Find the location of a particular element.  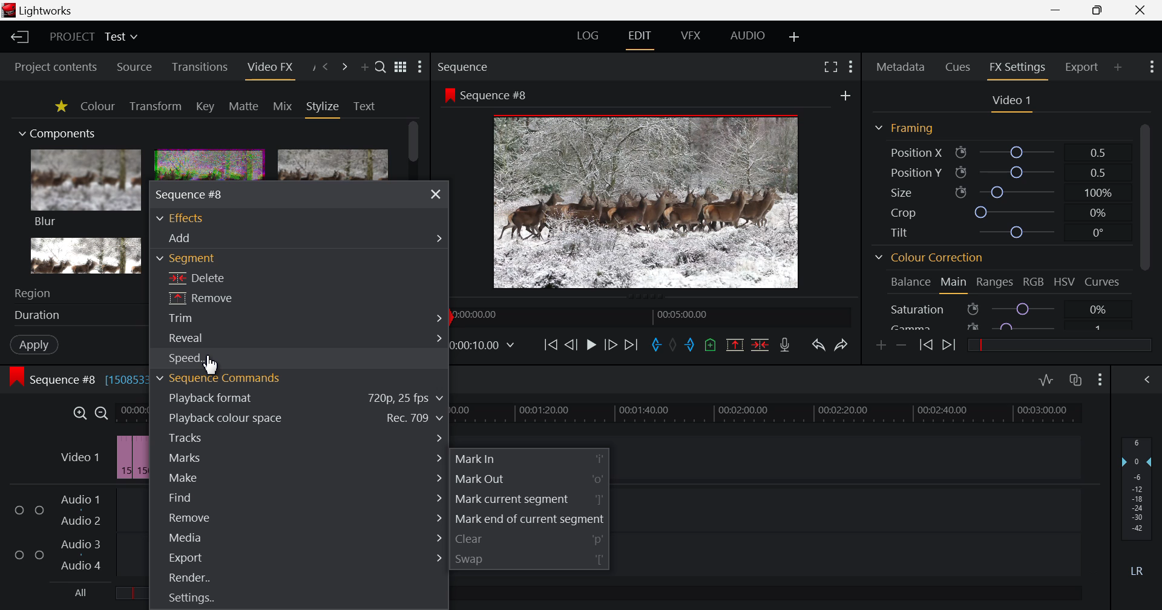

Add keyframe is located at coordinates (881, 346).